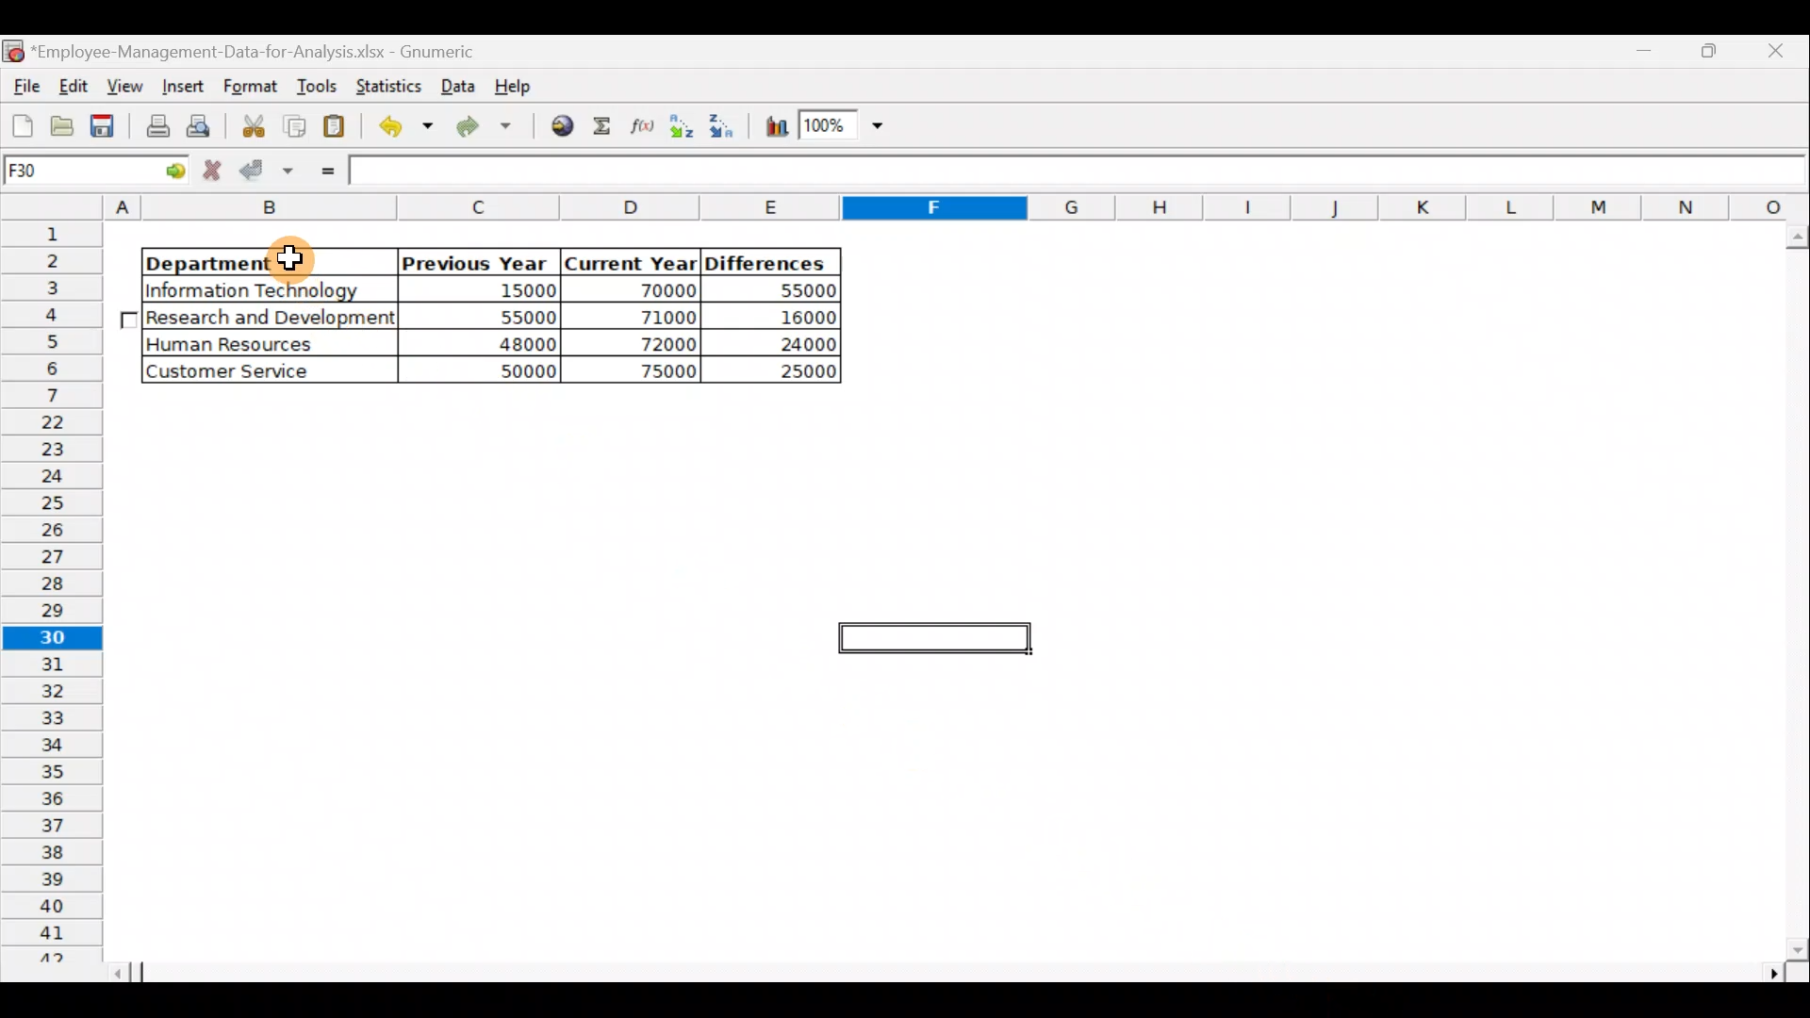 This screenshot has width=1810, height=1018. Describe the element at coordinates (629, 261) in the screenshot. I see `Current Year` at that location.